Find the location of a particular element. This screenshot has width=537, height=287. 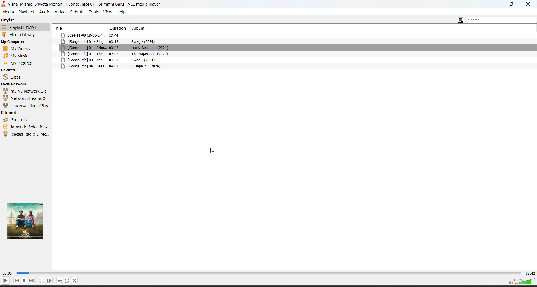

jamendo selection is located at coordinates (27, 126).